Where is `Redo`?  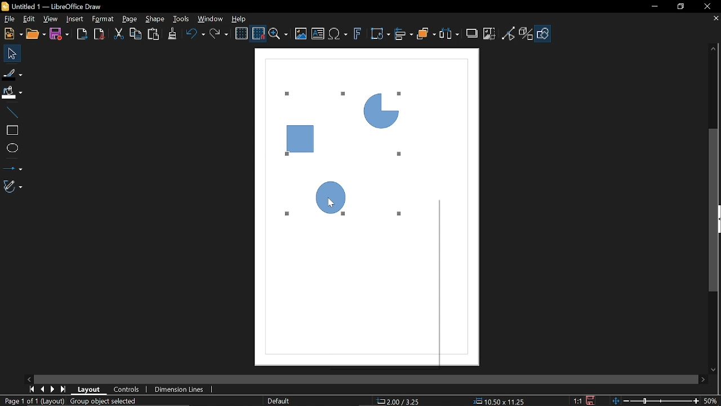 Redo is located at coordinates (220, 34).